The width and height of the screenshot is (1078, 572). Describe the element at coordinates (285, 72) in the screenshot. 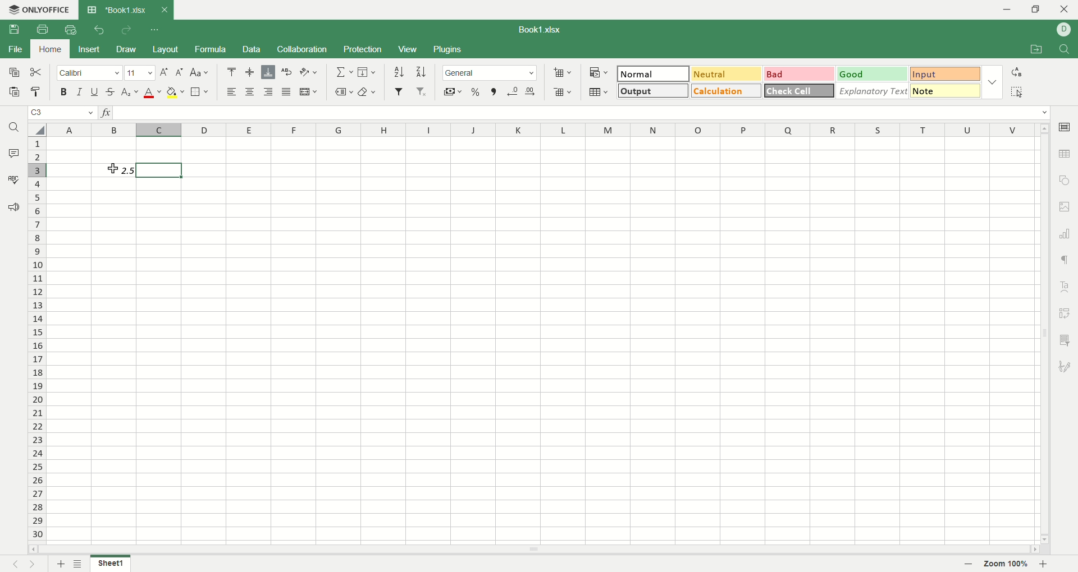

I see `wrap text` at that location.